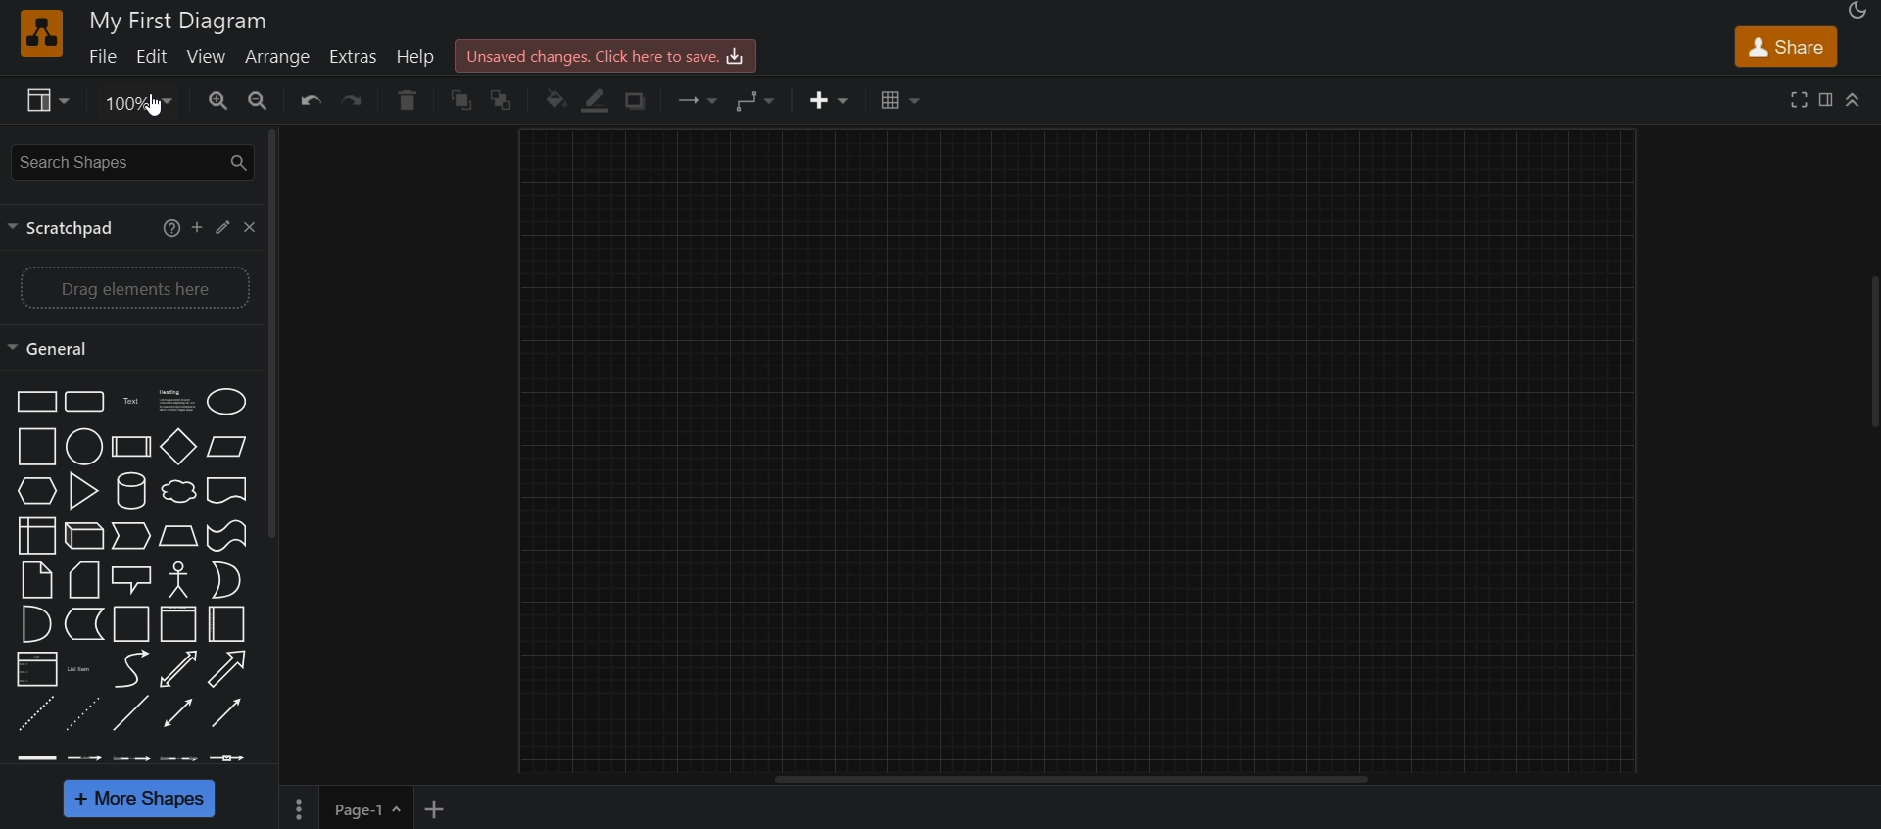 The width and height of the screenshot is (1881, 829). Describe the element at coordinates (275, 331) in the screenshot. I see `vertical scroll bar` at that location.